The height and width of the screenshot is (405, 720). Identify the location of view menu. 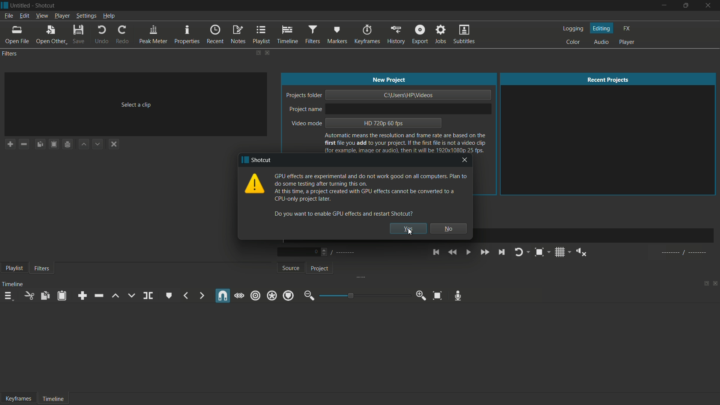
(42, 16).